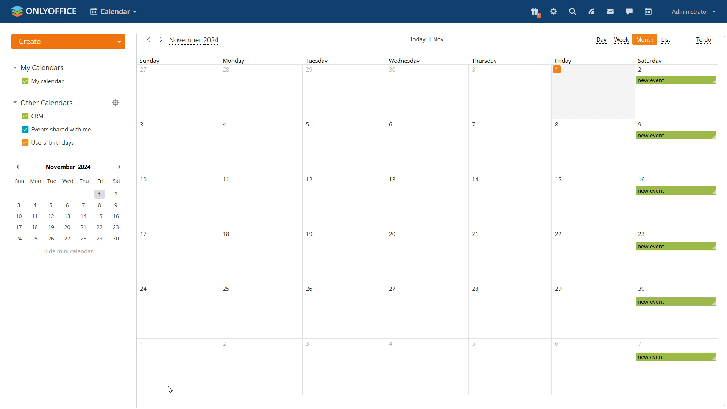 The width and height of the screenshot is (727, 409). Describe the element at coordinates (67, 42) in the screenshot. I see `create` at that location.